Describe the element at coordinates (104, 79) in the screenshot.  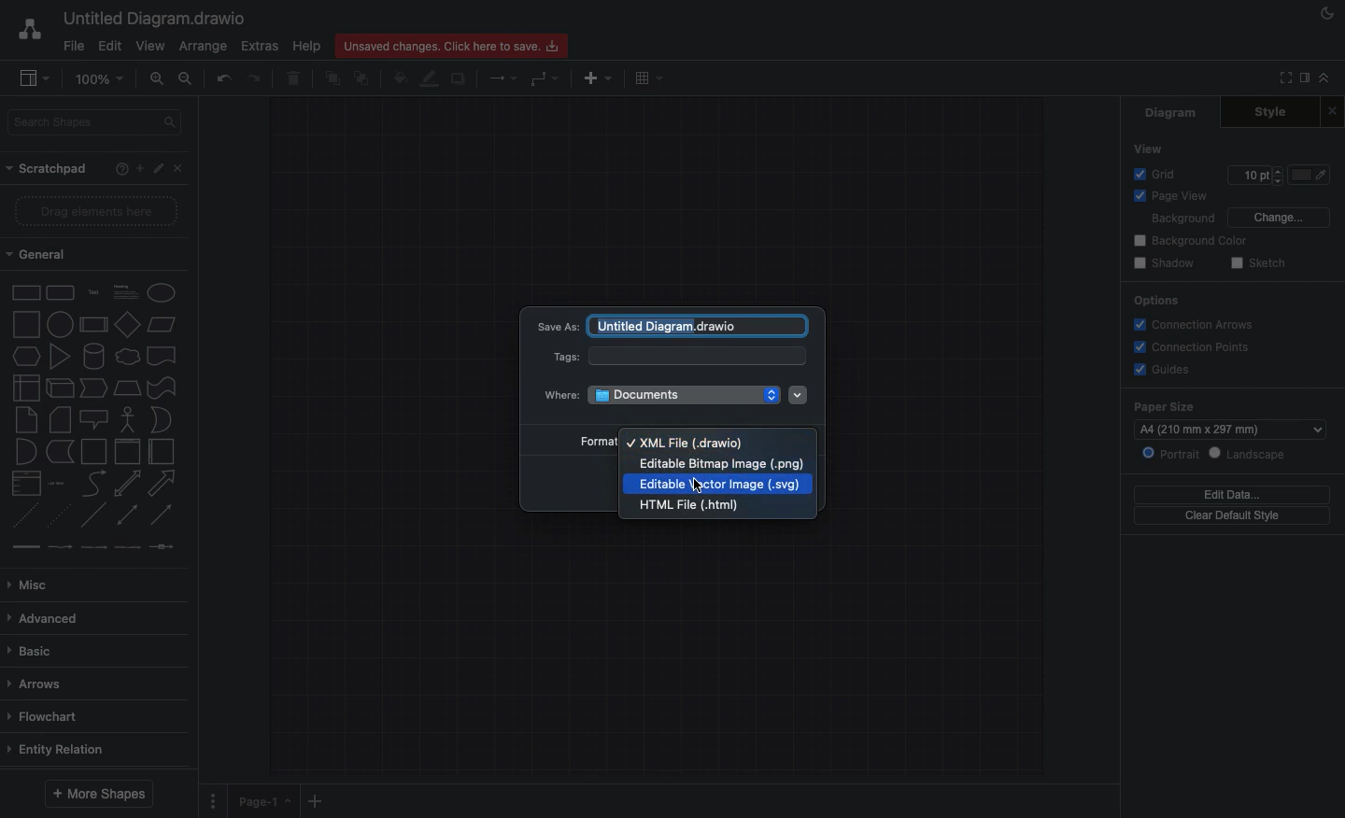
I see `100%` at that location.